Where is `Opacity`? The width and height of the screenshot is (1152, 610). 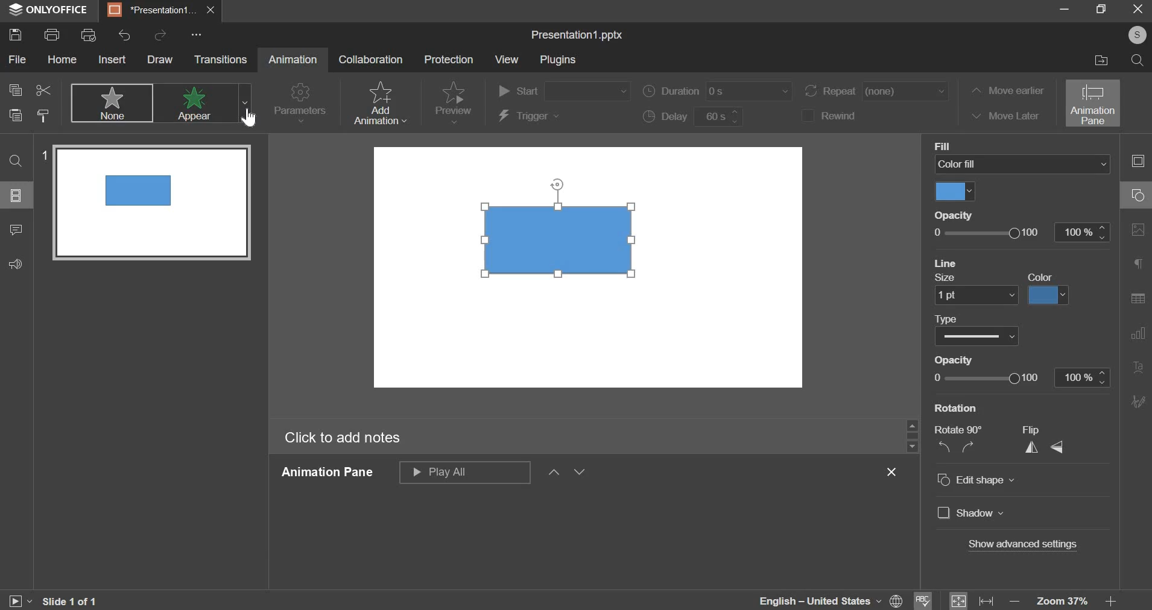
Opacity is located at coordinates (957, 213).